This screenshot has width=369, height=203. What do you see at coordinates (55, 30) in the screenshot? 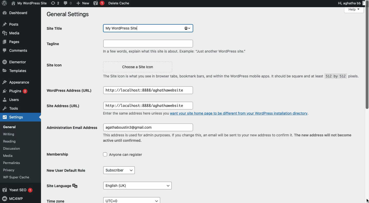
I see `Site title` at bounding box center [55, 30].